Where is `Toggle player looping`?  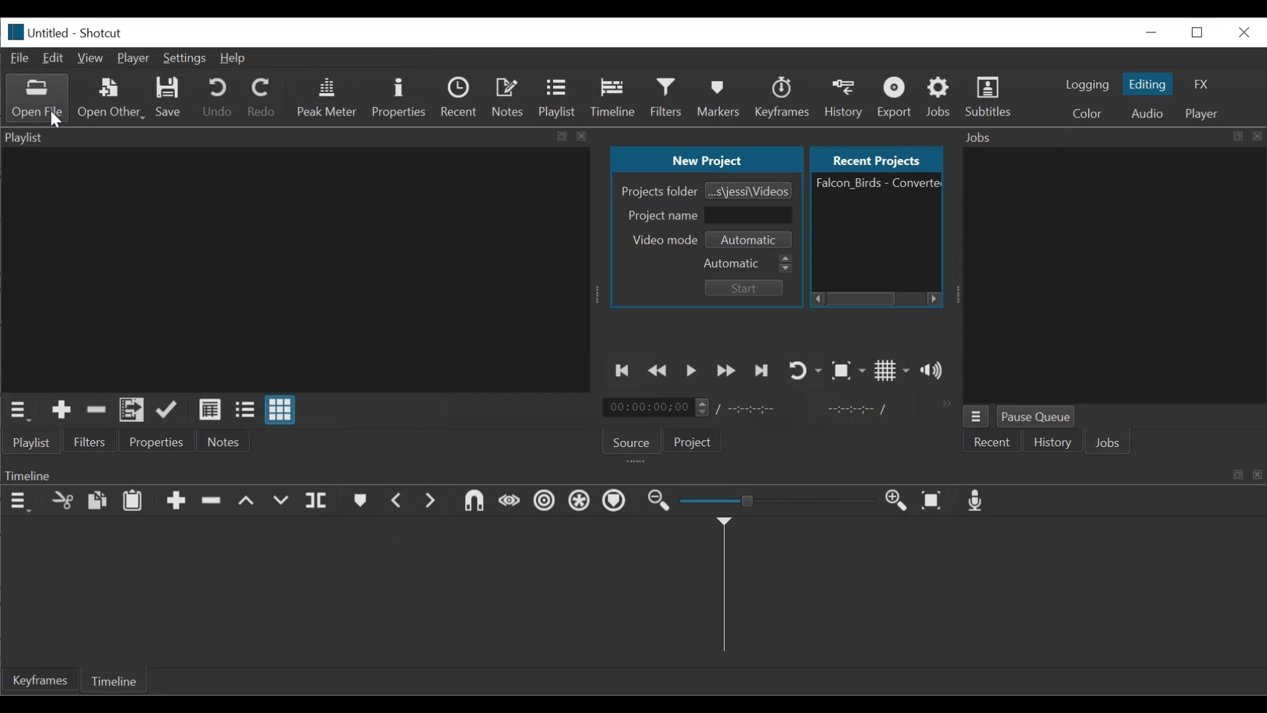 Toggle player looping is located at coordinates (805, 370).